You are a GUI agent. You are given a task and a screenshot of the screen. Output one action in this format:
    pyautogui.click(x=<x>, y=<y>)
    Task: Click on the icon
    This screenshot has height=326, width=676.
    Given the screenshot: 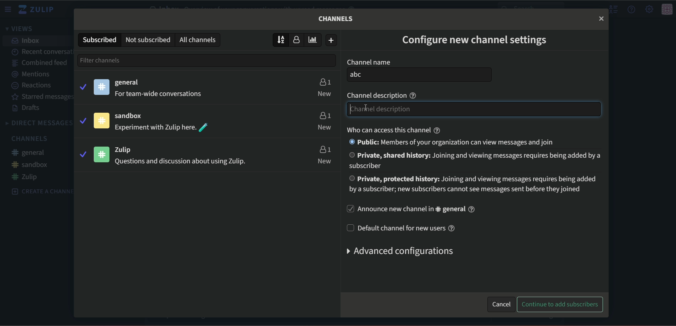 What is the action you would take?
    pyautogui.click(x=101, y=121)
    